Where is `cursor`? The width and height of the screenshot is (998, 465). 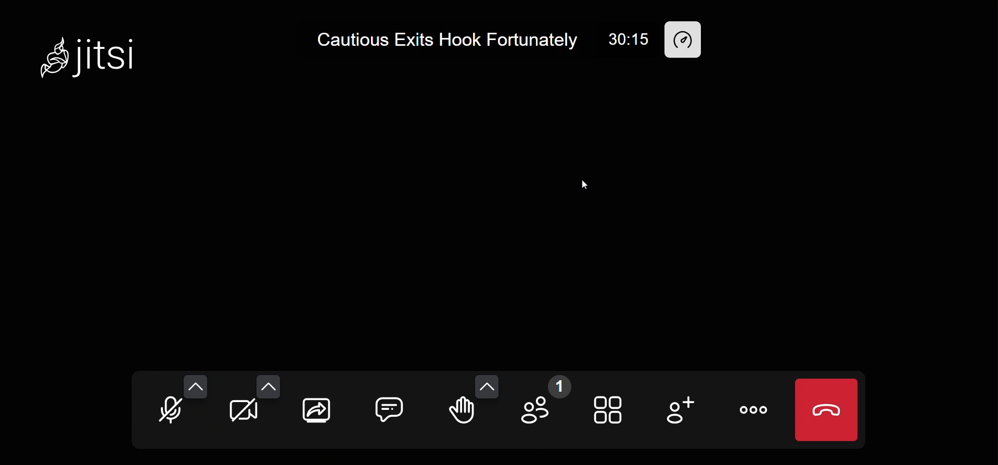 cursor is located at coordinates (580, 183).